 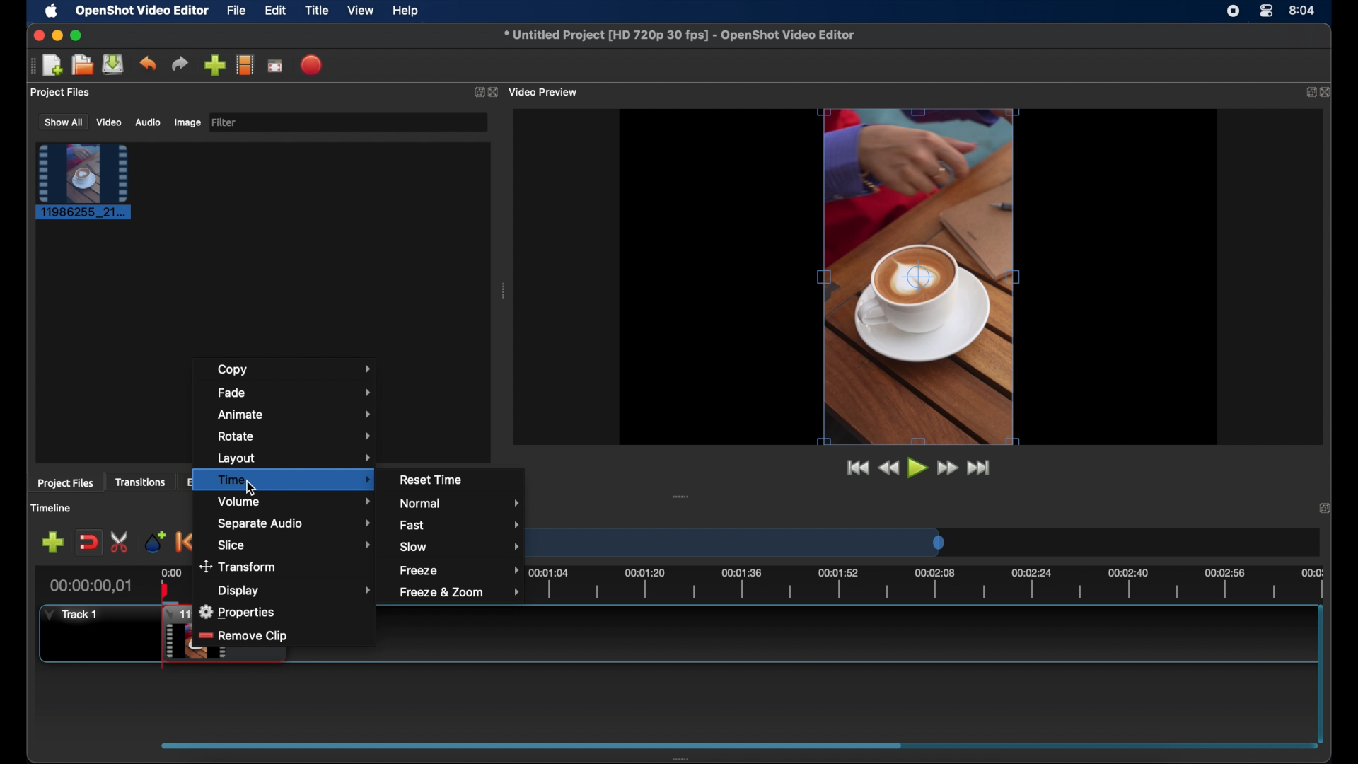 What do you see at coordinates (297, 590) in the screenshot?
I see `display` at bounding box center [297, 590].